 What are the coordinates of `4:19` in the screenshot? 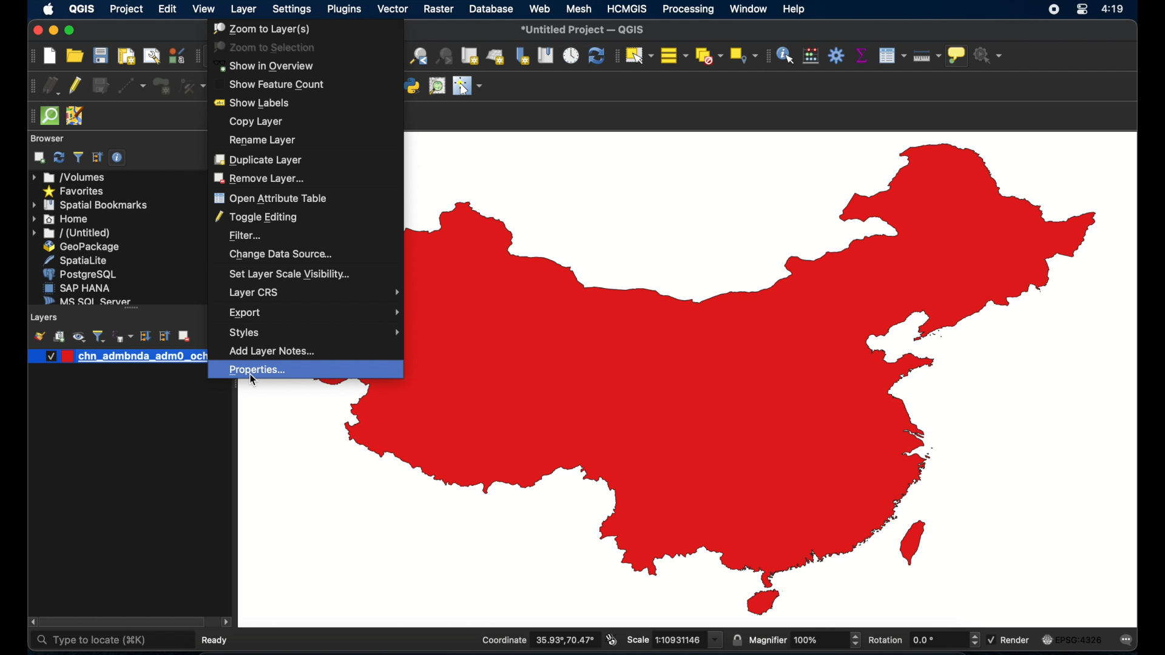 It's located at (1113, 9).